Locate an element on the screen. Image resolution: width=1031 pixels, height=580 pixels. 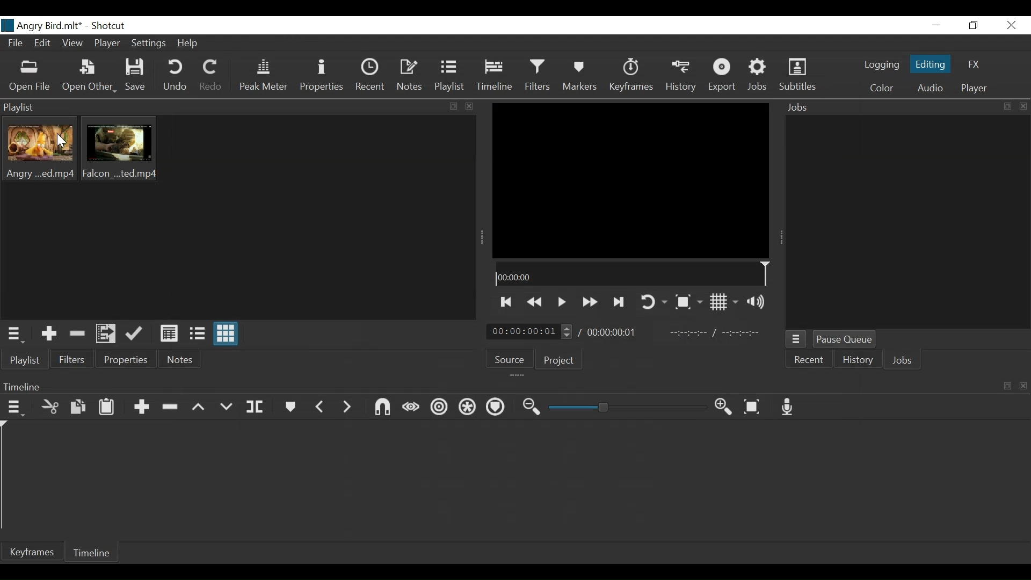
Toggle player looping is located at coordinates (655, 302).